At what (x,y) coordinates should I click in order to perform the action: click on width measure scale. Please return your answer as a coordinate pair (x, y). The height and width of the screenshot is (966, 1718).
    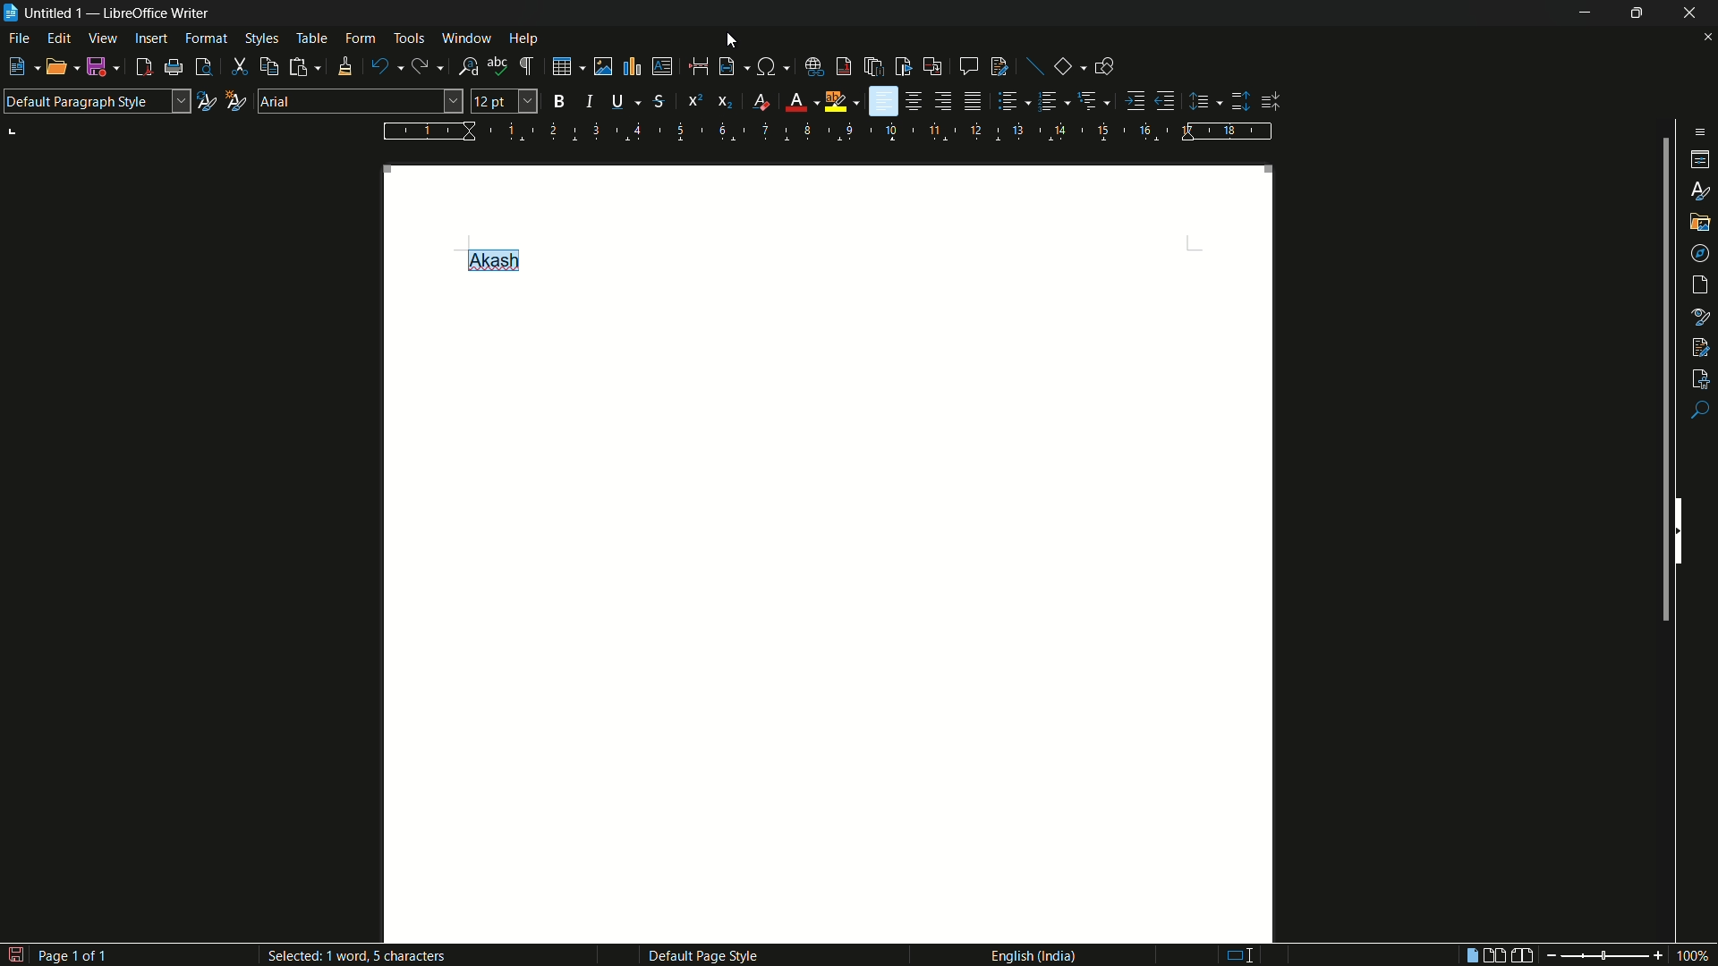
    Looking at the image, I should click on (829, 131).